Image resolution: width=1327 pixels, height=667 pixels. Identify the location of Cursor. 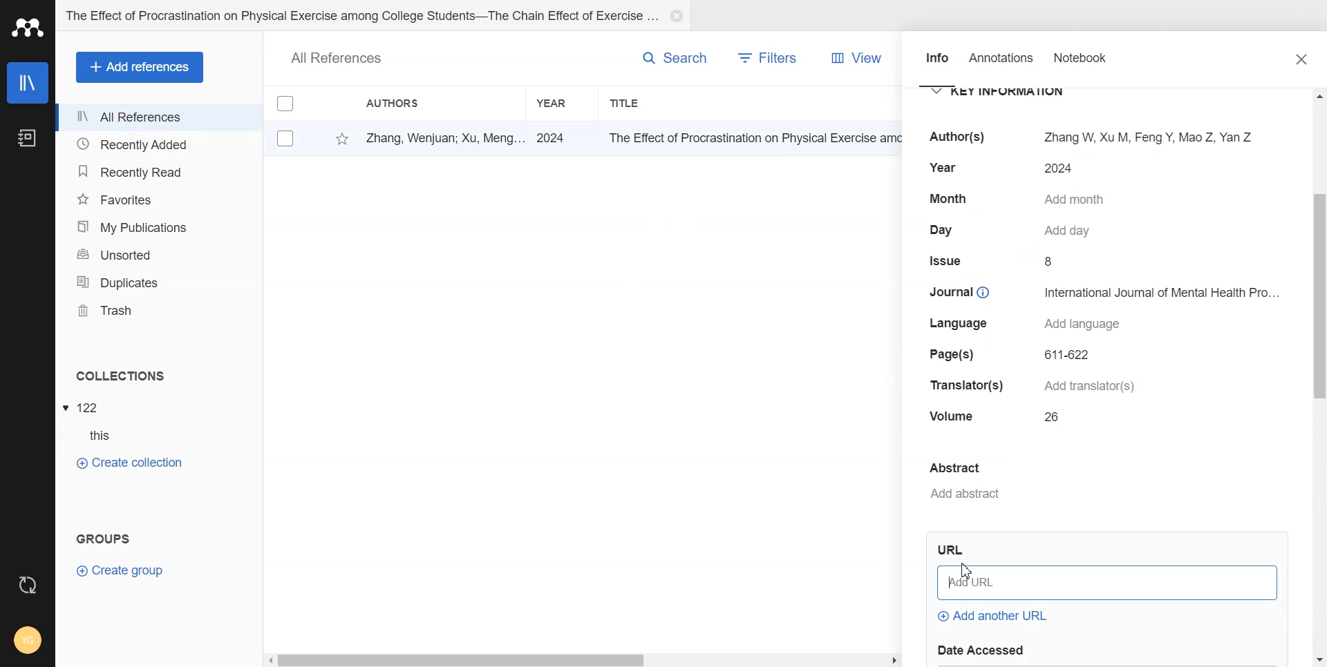
(968, 572).